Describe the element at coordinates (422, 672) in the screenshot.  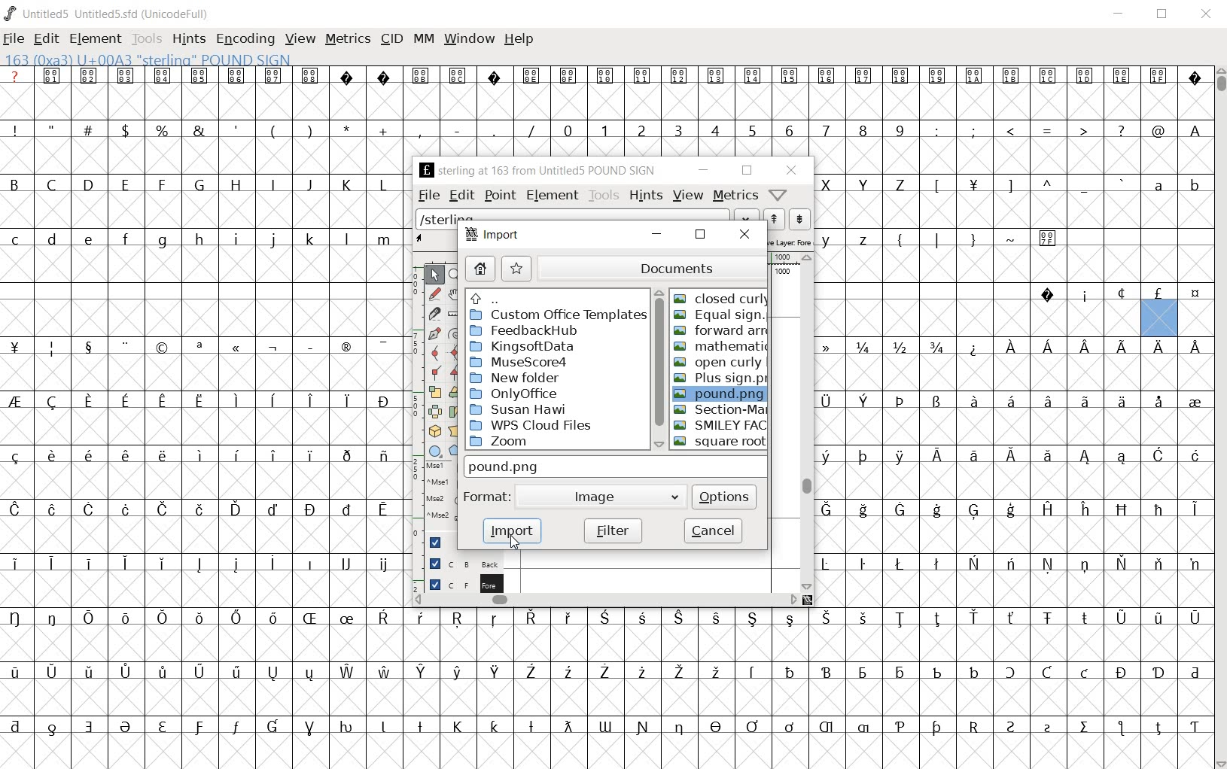
I see `Symbol` at that location.